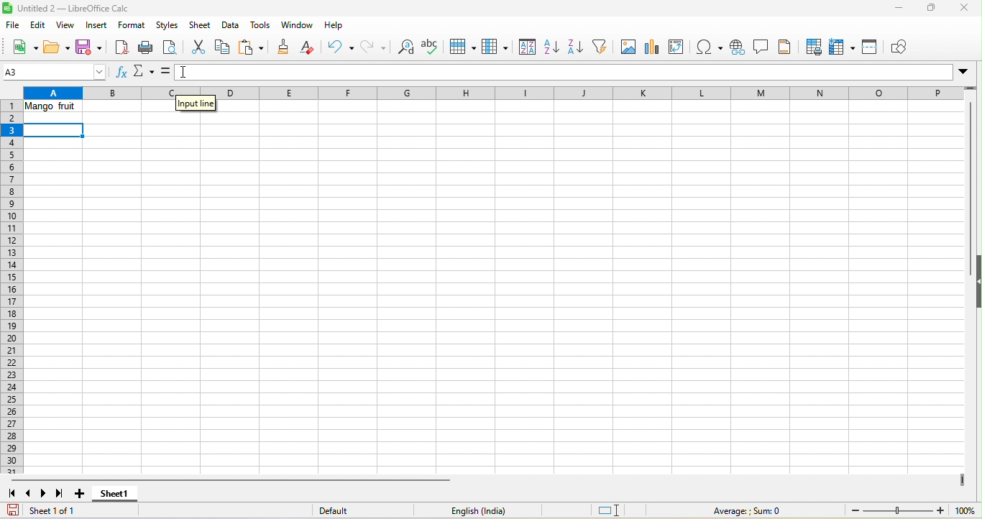  Describe the element at coordinates (812, 46) in the screenshot. I see `print area` at that location.